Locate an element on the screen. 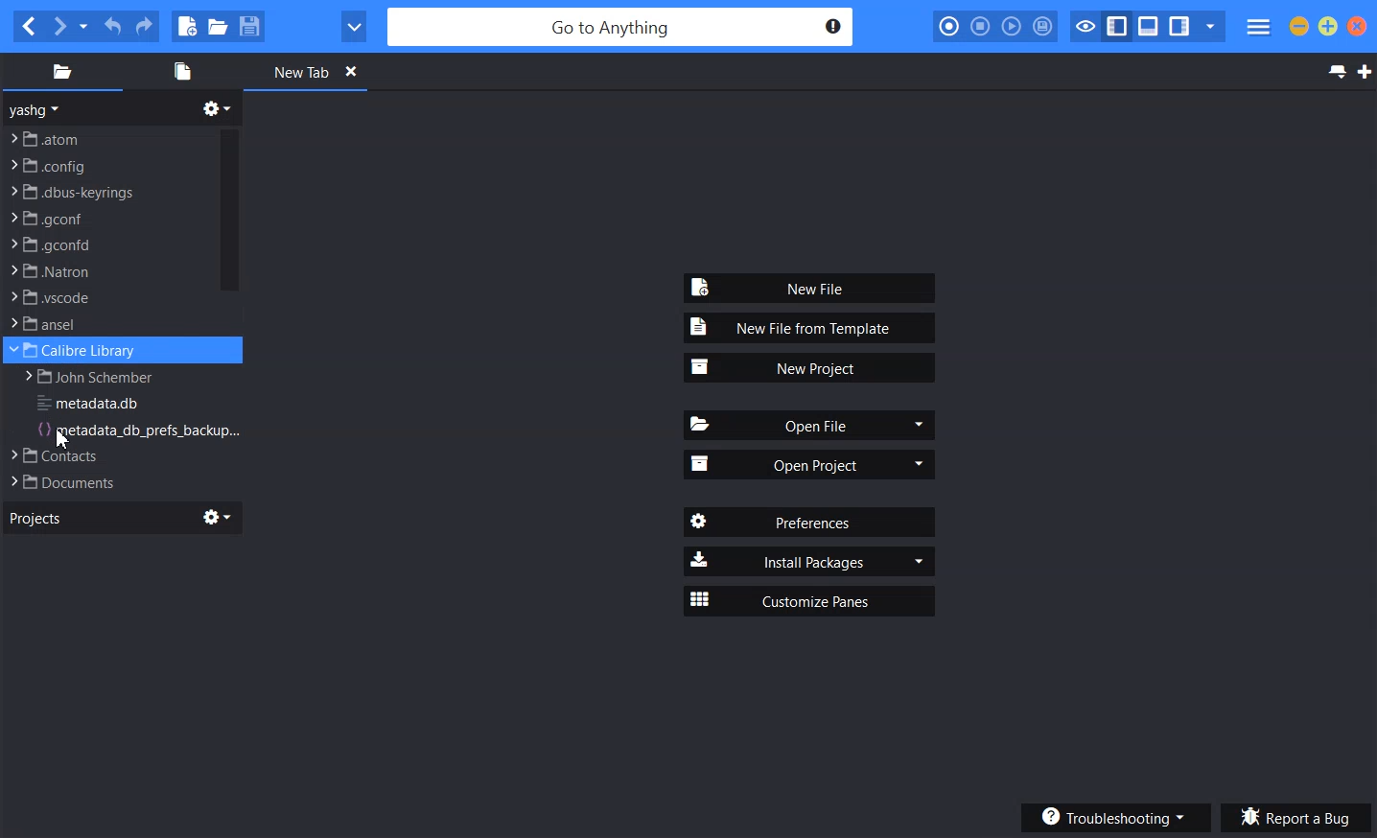 The image size is (1377, 838). Vertical scroll bar is located at coordinates (228, 209).